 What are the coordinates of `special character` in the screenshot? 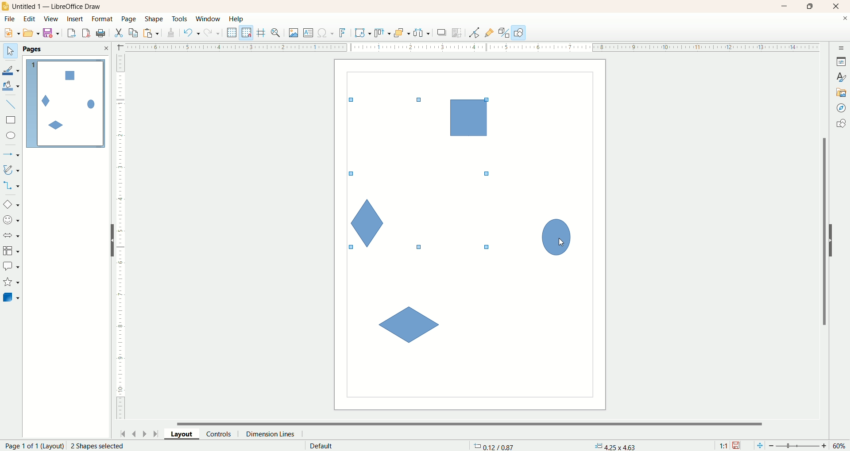 It's located at (326, 33).